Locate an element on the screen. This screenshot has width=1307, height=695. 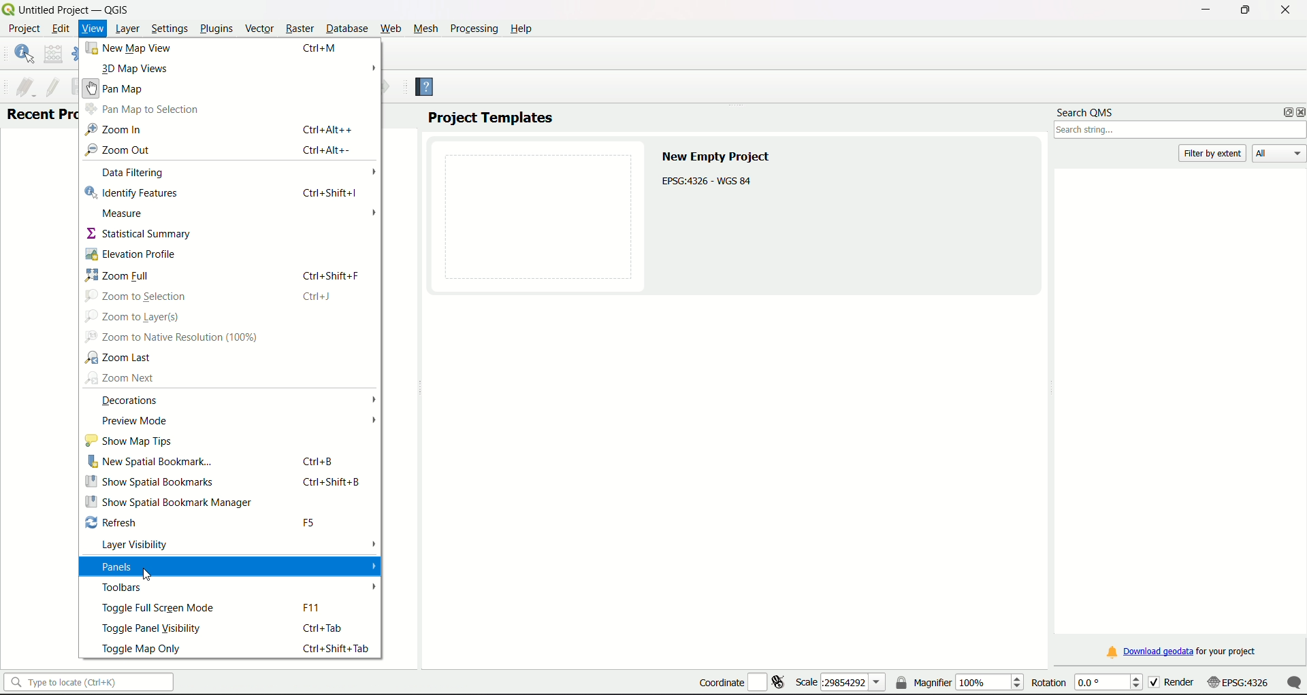
zoom to native resolution is located at coordinates (169, 337).